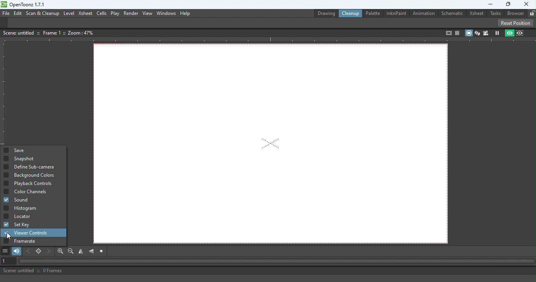 The image size is (536, 282). Describe the element at coordinates (30, 251) in the screenshot. I see `Previous key` at that location.